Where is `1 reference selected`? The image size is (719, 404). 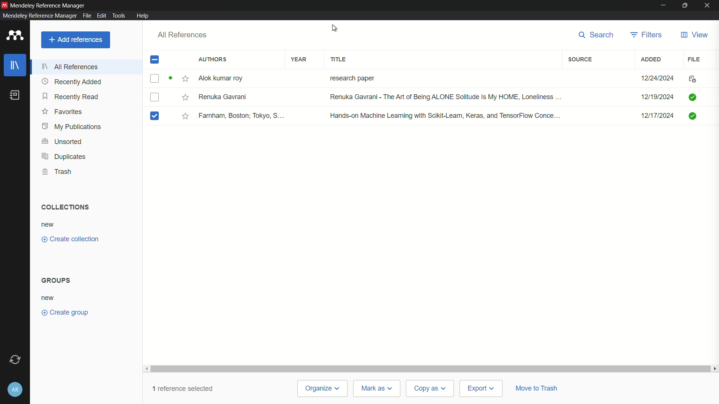 1 reference selected is located at coordinates (185, 388).